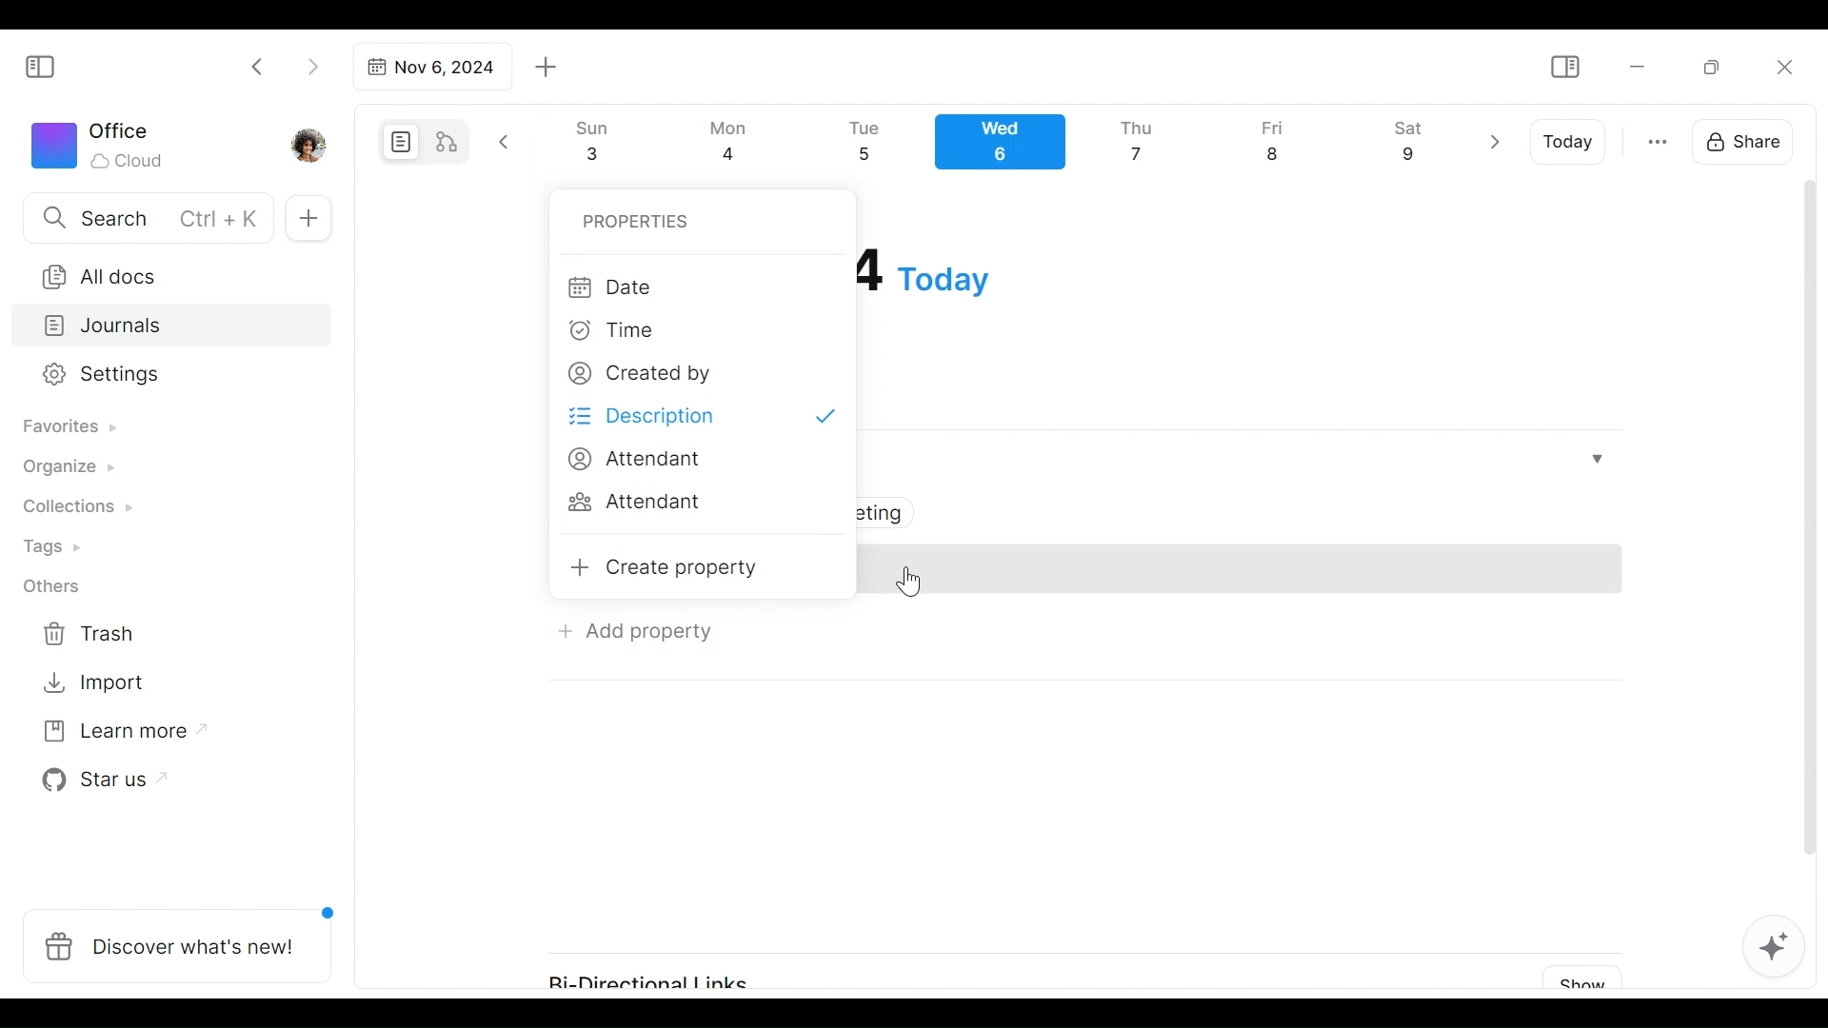 Image resolution: width=1828 pixels, height=1028 pixels. I want to click on Others, so click(52, 586).